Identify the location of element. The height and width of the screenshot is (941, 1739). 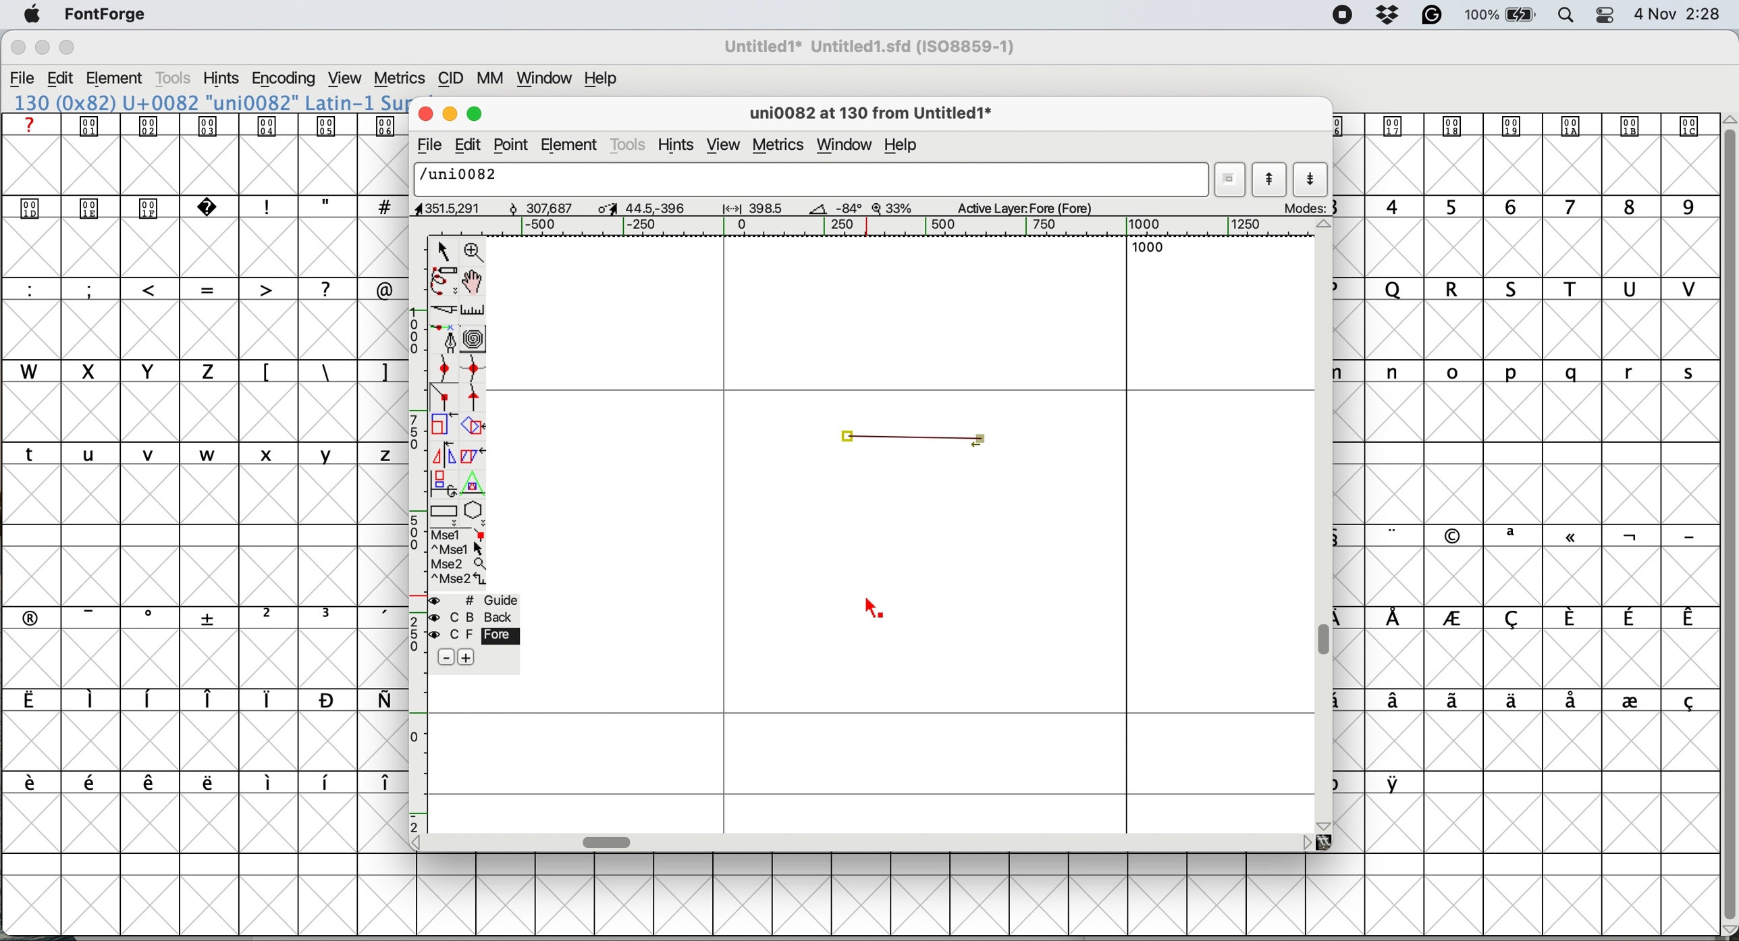
(570, 144).